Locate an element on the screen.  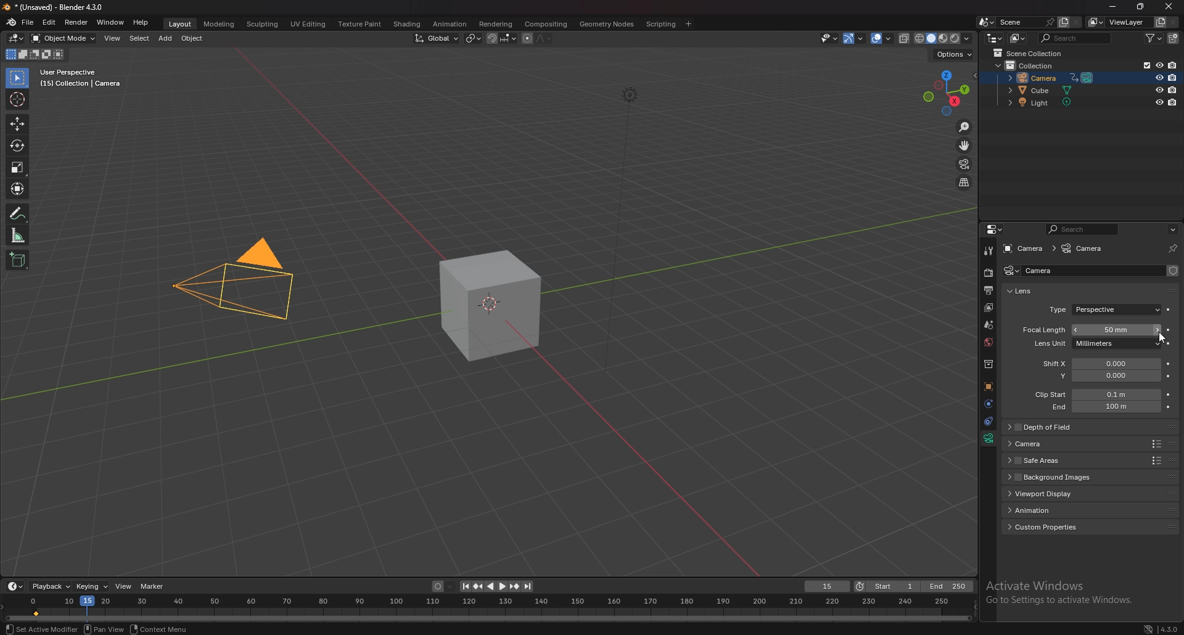
selector is located at coordinates (17, 78).